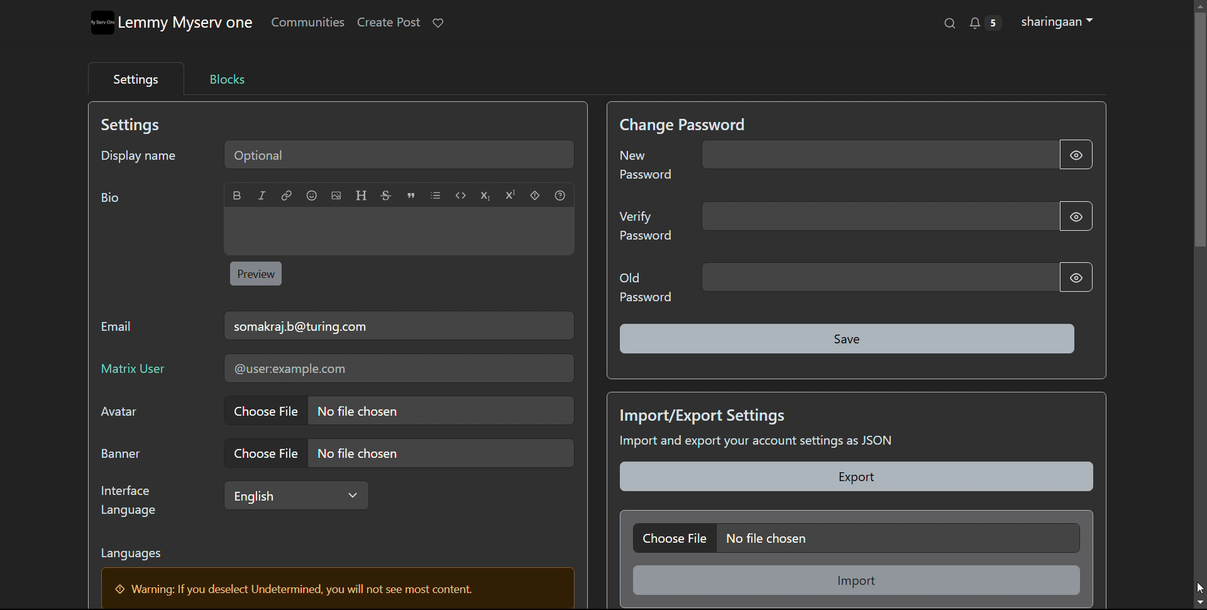  Describe the element at coordinates (485, 196) in the screenshot. I see `subscript` at that location.